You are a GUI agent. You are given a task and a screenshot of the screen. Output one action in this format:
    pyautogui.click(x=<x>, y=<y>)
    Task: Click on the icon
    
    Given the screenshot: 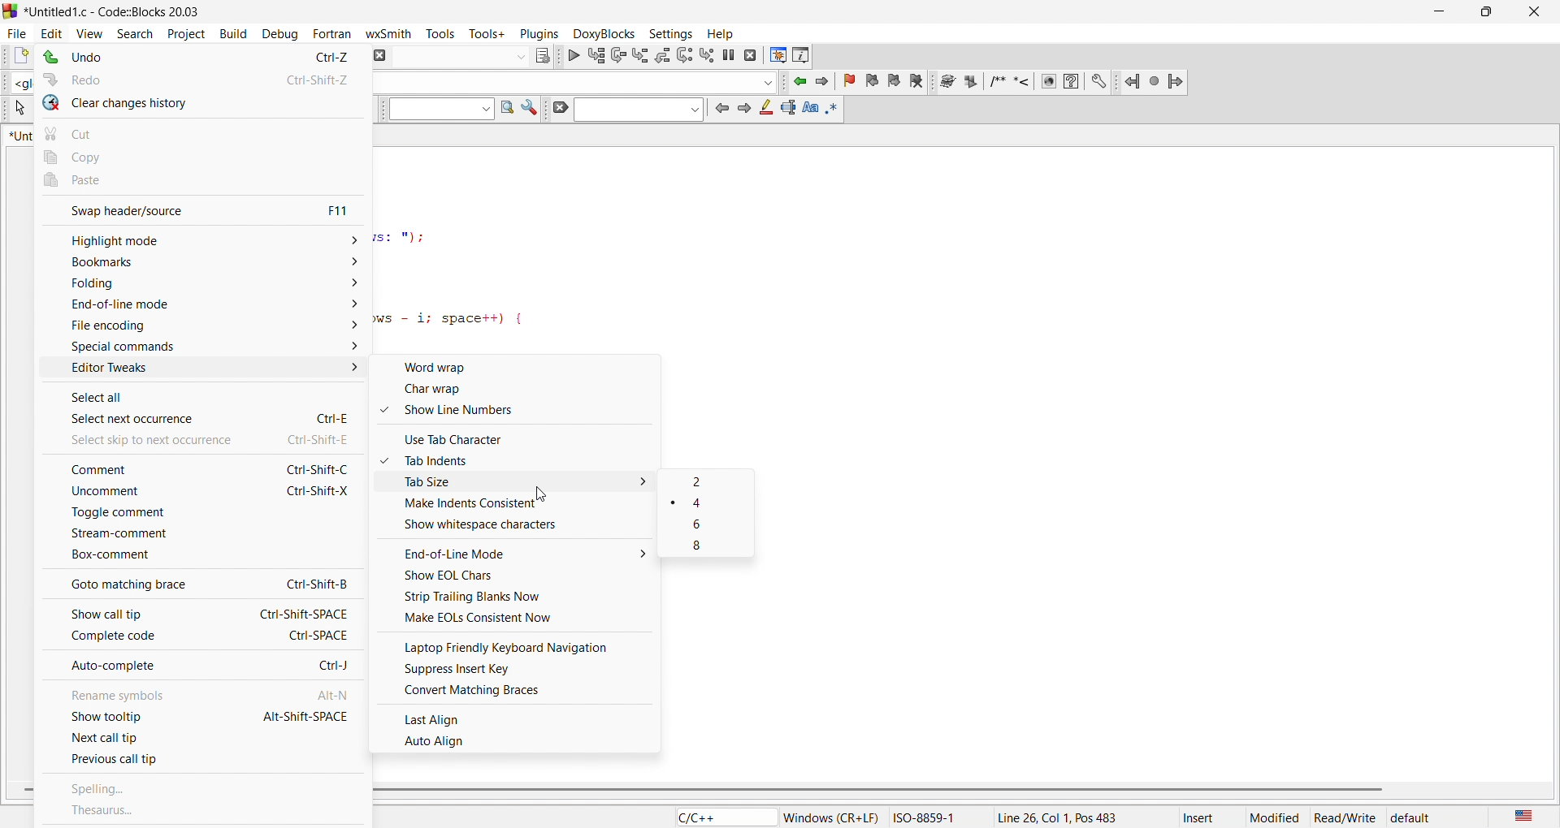 What is the action you would take?
    pyautogui.click(x=788, y=109)
    